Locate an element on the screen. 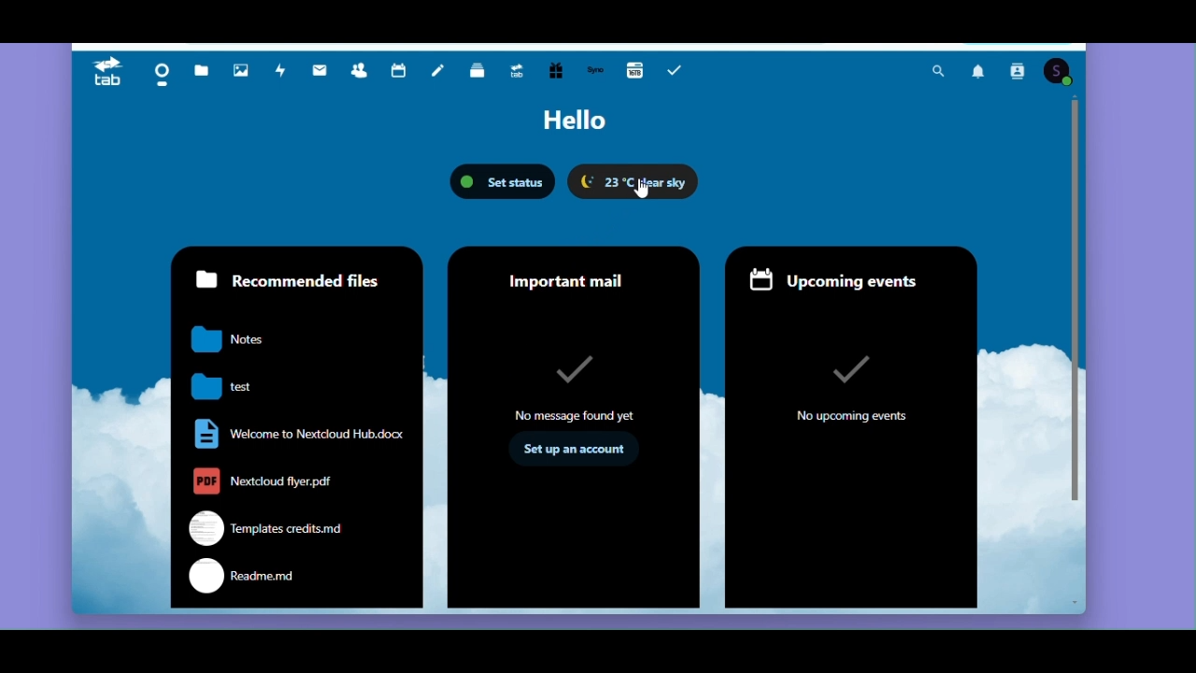 The width and height of the screenshot is (1196, 673). templates credits.md is located at coordinates (260, 527).